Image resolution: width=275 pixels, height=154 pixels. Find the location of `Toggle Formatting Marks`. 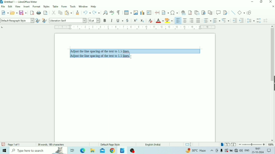

Toggle Formatting Marks is located at coordinates (119, 13).